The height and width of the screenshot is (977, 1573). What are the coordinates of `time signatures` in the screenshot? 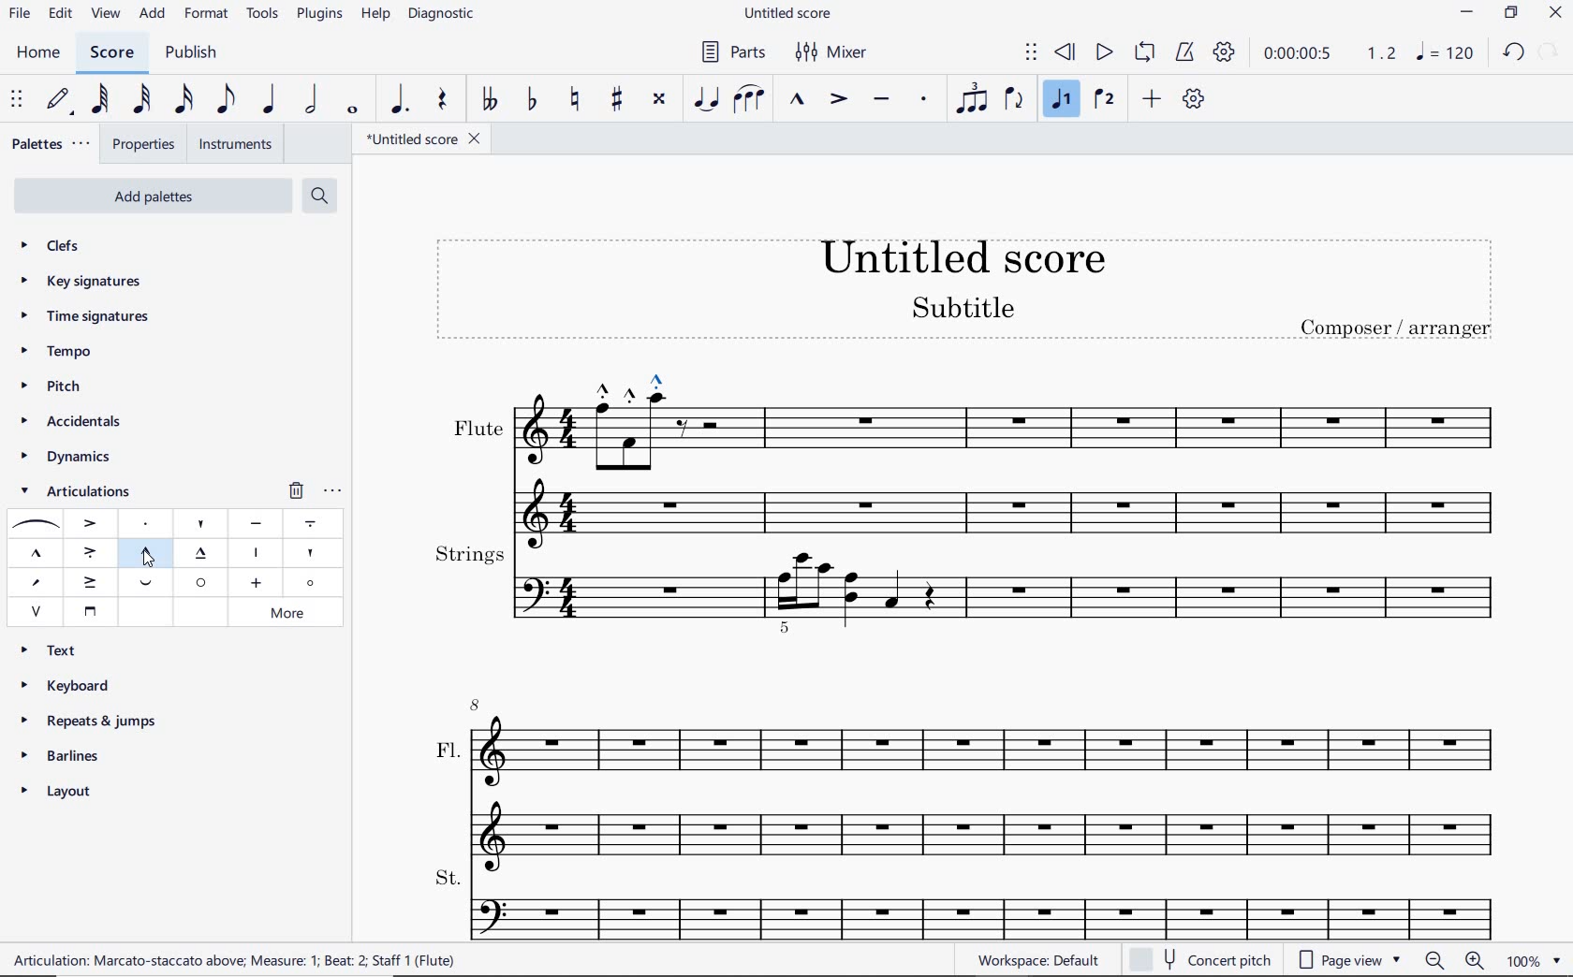 It's located at (83, 314).